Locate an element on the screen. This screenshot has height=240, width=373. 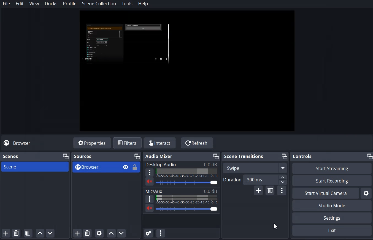
Volume is located at coordinates (149, 182).